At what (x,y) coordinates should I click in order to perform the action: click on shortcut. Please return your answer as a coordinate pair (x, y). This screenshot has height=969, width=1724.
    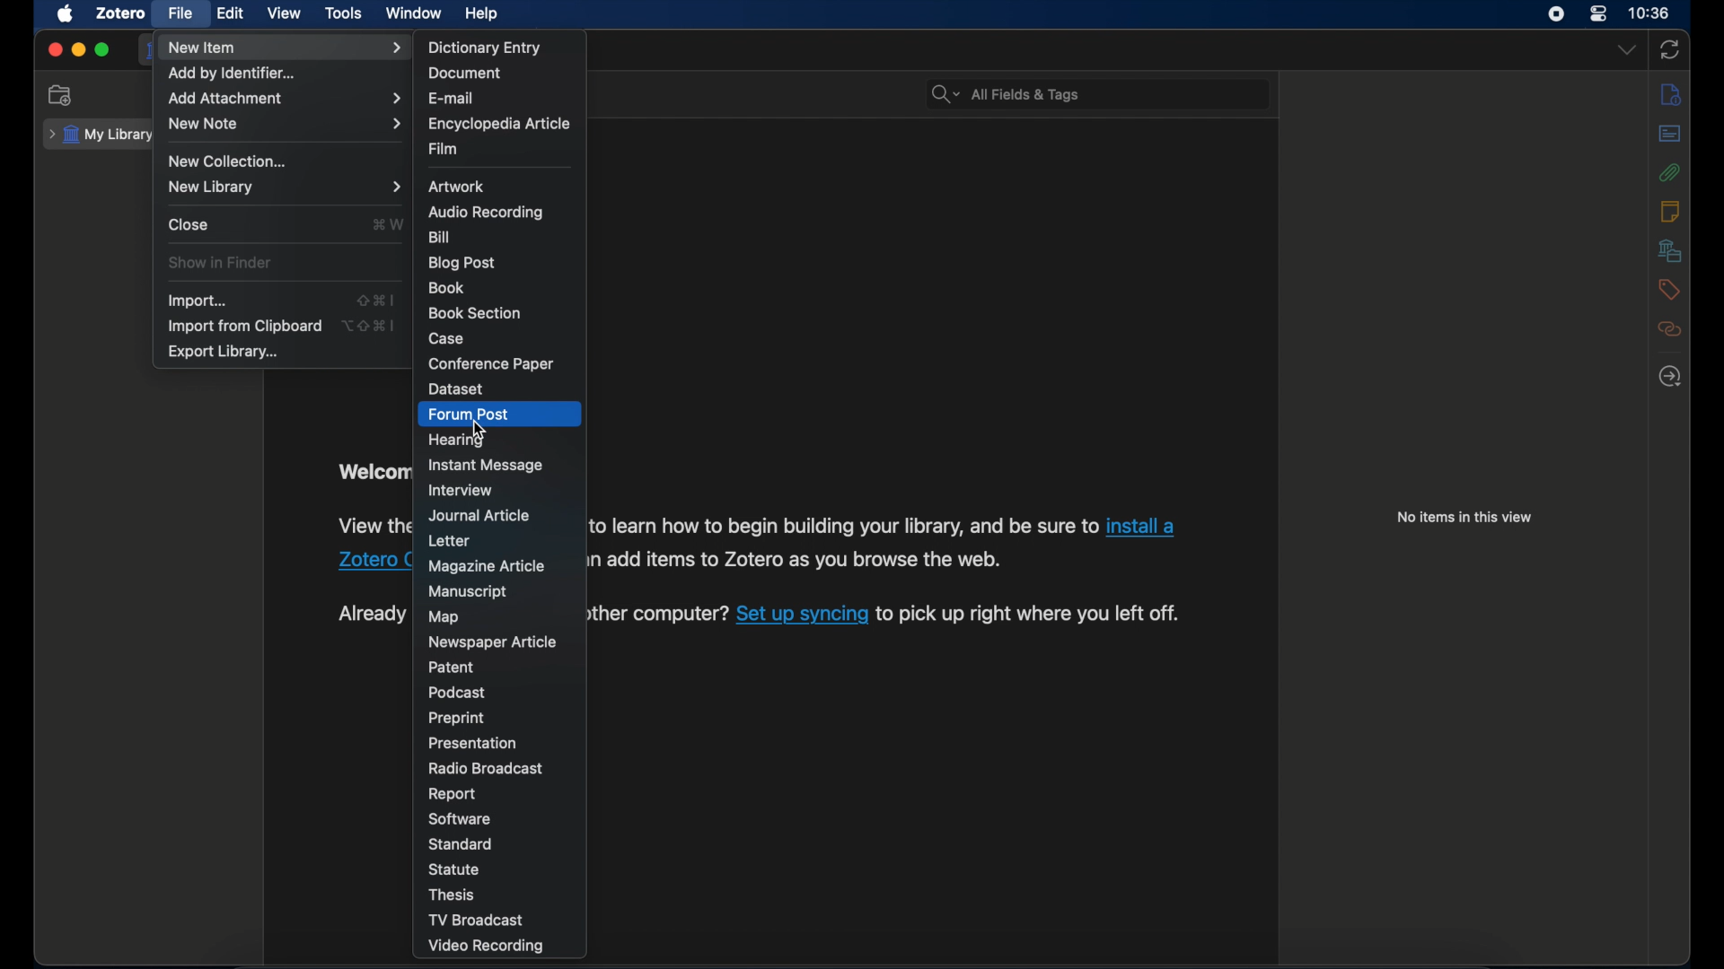
    Looking at the image, I should click on (376, 301).